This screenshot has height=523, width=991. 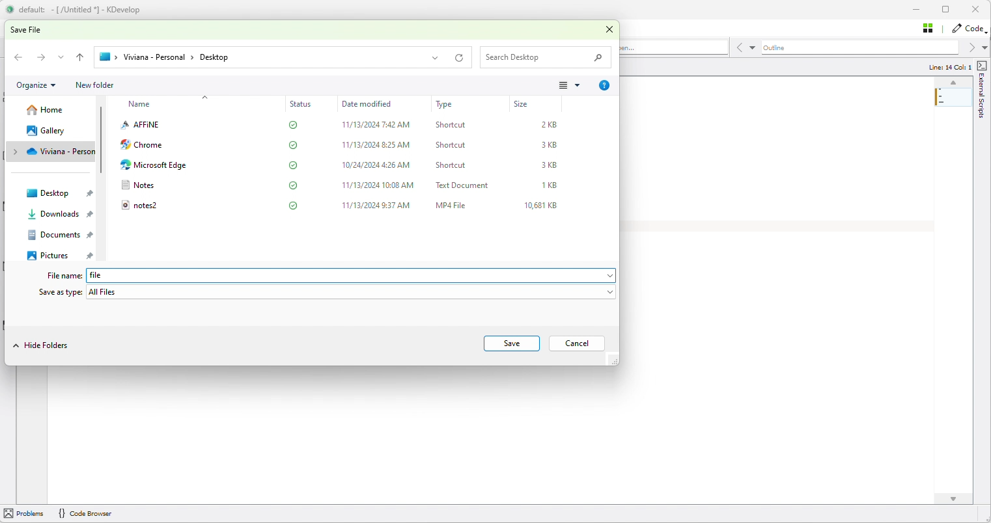 I want to click on 3KB, so click(x=551, y=165).